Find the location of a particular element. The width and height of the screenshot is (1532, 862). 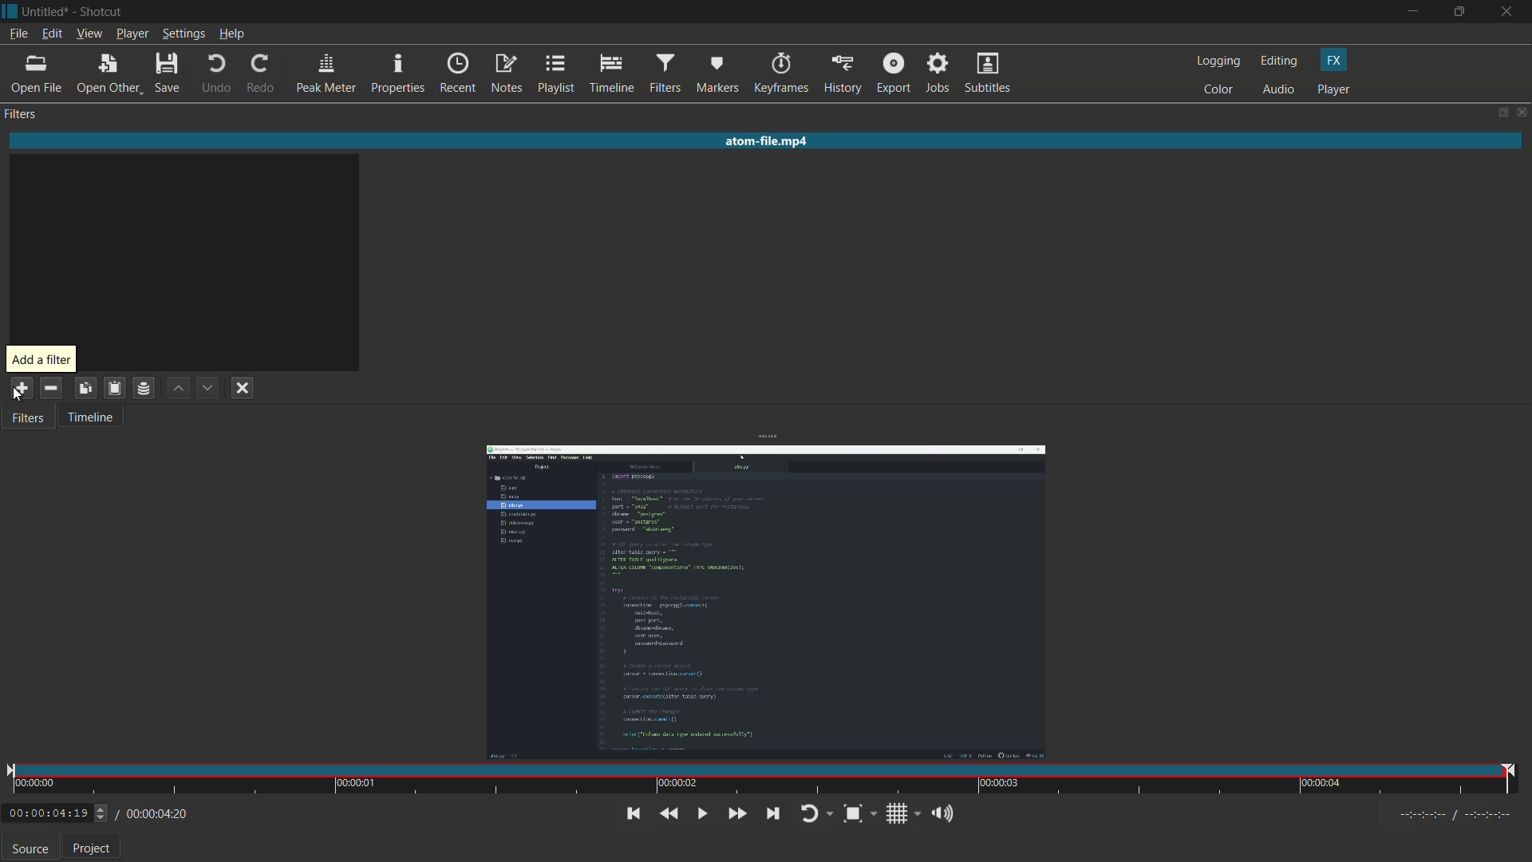

Timecodes is located at coordinates (1448, 817).